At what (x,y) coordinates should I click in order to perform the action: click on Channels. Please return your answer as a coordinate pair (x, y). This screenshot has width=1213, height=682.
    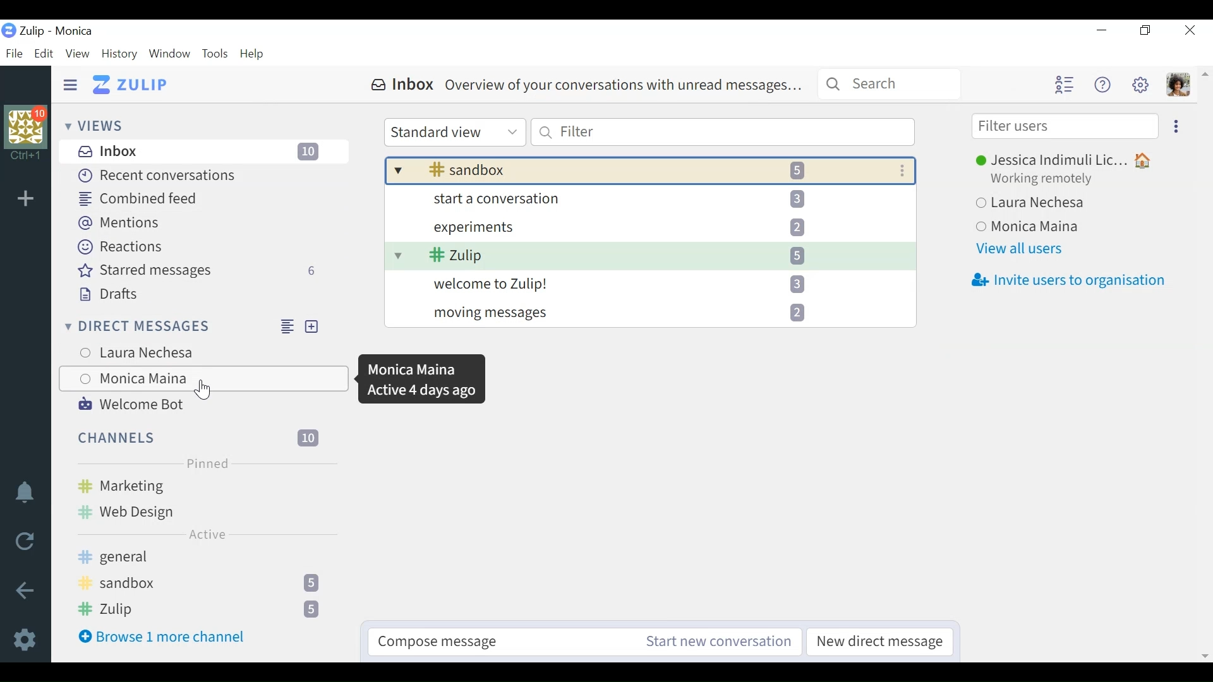
    Looking at the image, I should click on (200, 436).